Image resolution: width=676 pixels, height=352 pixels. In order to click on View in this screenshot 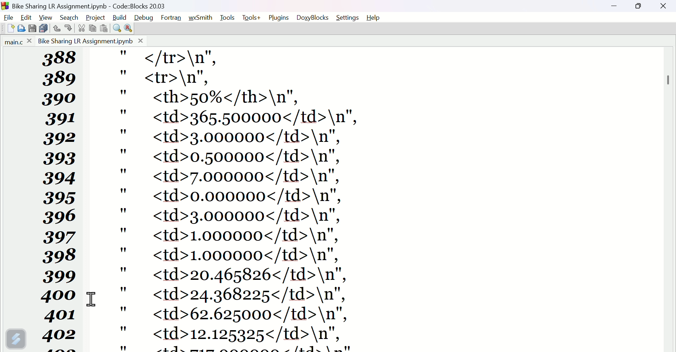, I will do `click(47, 17)`.